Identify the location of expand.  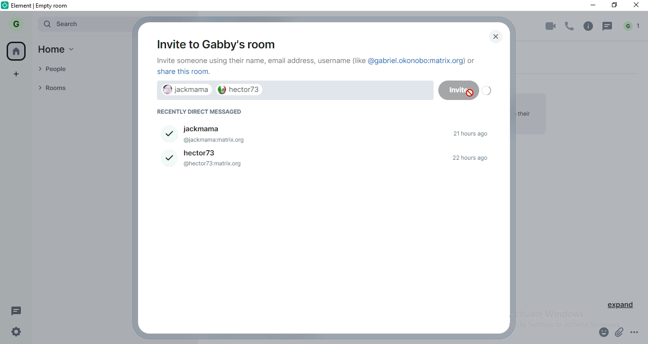
(621, 307).